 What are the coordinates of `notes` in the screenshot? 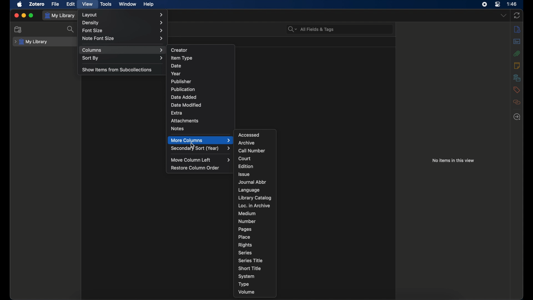 It's located at (517, 65).